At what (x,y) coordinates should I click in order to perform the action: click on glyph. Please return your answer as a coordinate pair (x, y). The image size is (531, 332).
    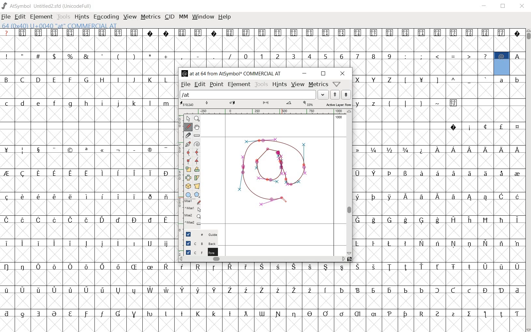
    Looking at the image, I should click on (439, 179).